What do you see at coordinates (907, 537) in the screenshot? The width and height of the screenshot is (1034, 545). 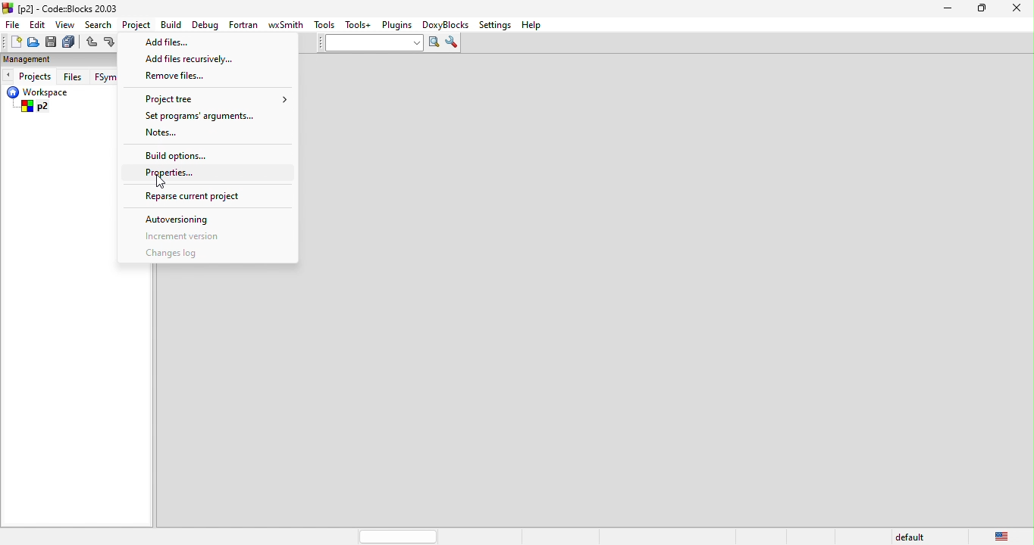 I see `default` at bounding box center [907, 537].